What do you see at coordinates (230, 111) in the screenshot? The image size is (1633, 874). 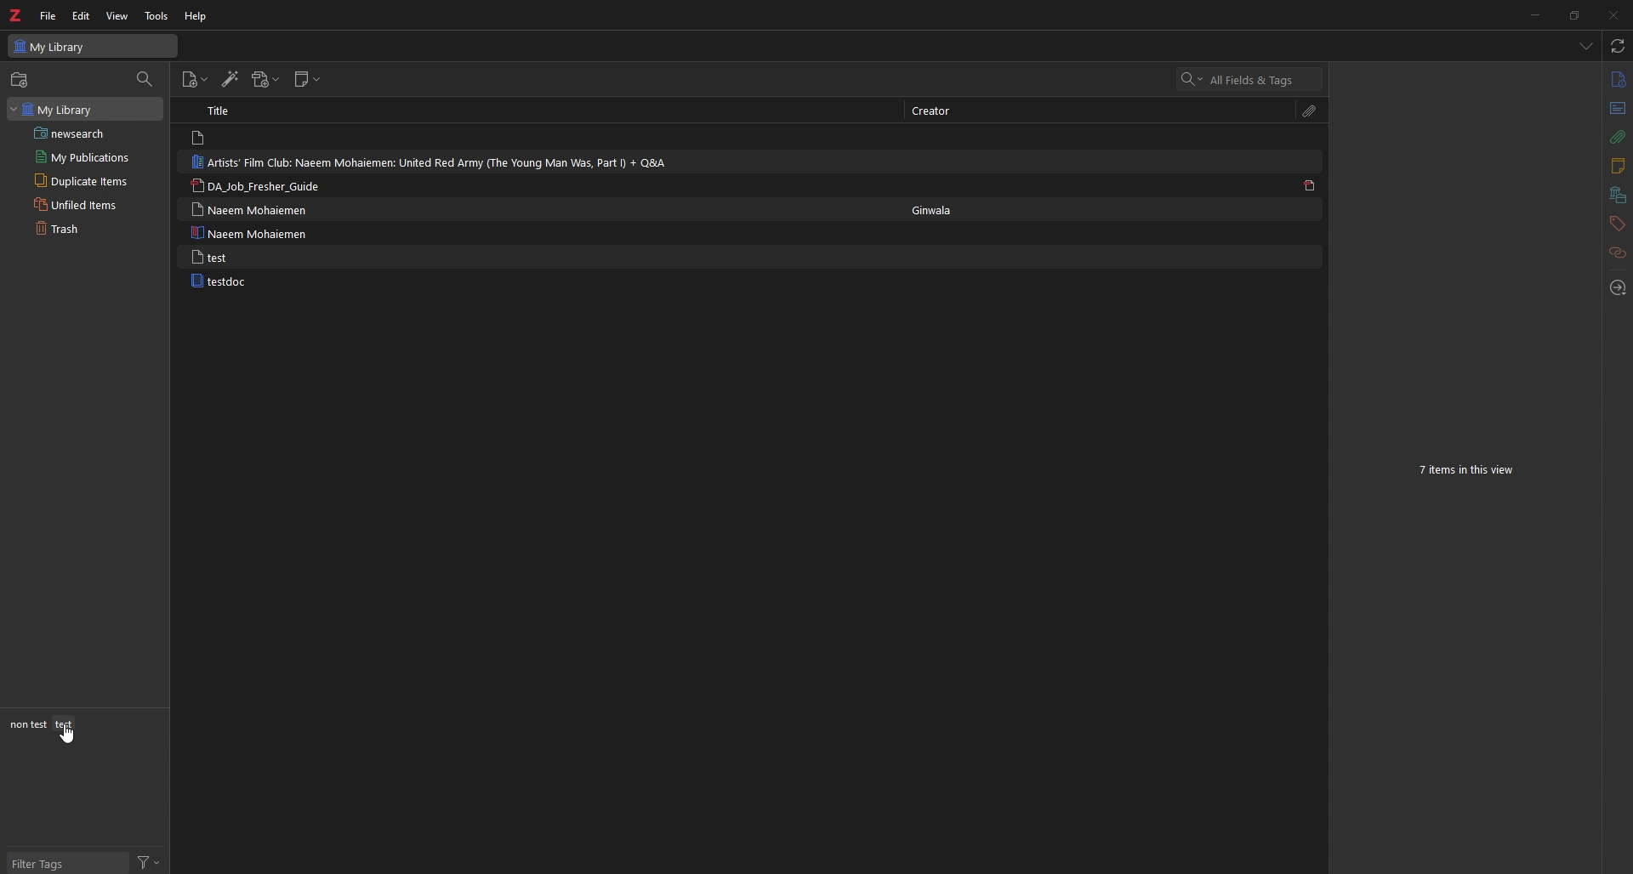 I see `title` at bounding box center [230, 111].